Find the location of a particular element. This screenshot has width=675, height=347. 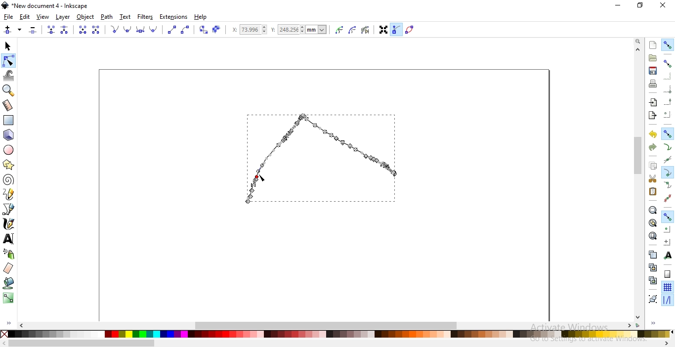

object is located at coordinates (85, 17).